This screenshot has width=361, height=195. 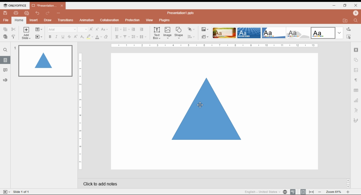 I want to click on restore, so click(x=345, y=5).